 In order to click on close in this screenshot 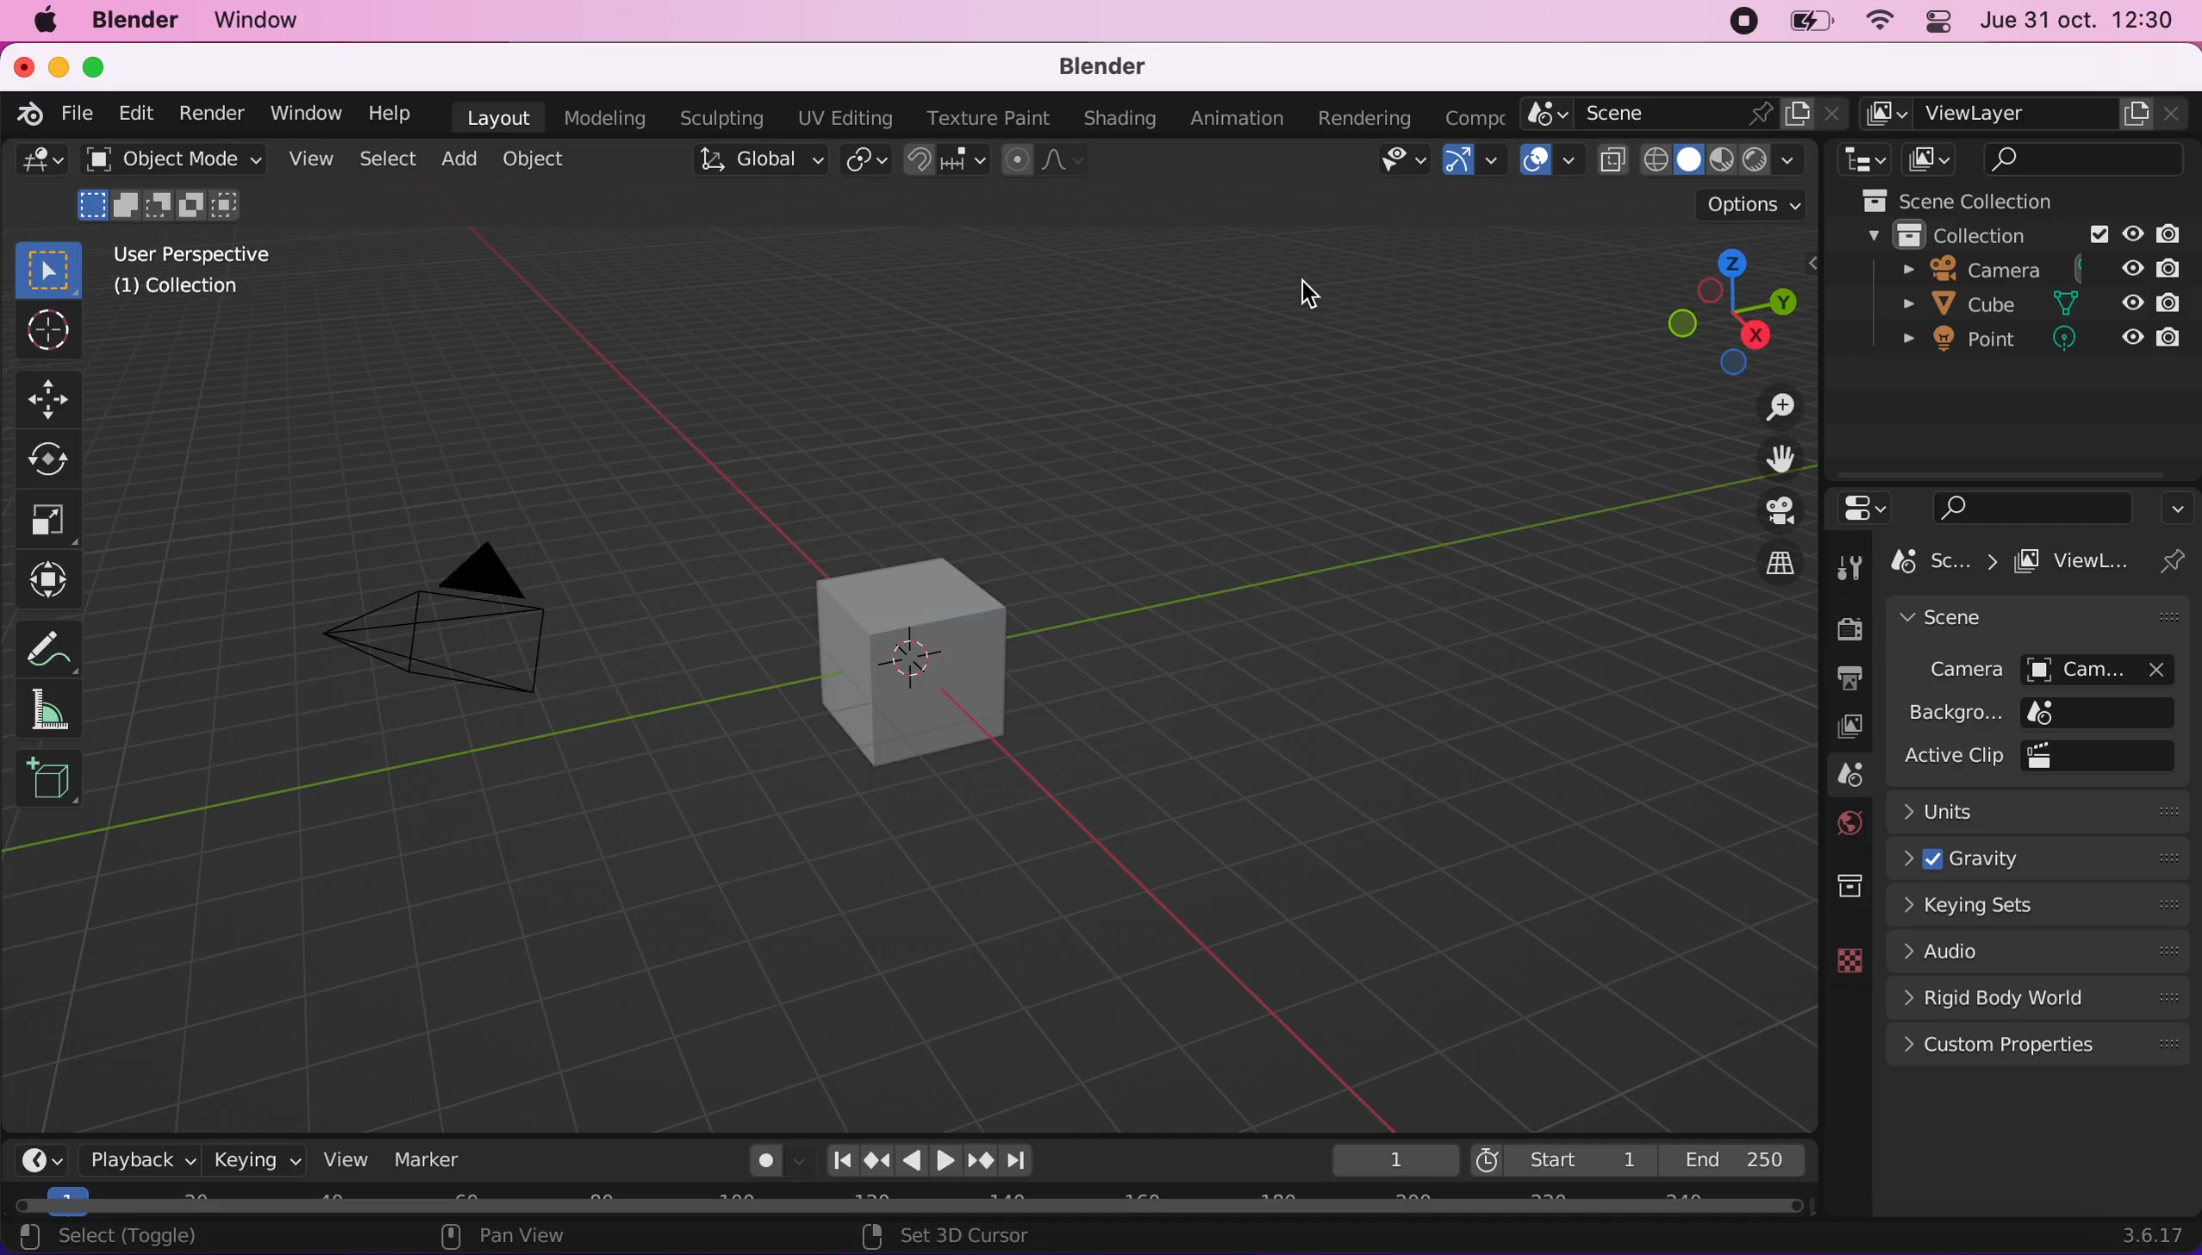, I will do `click(21, 66)`.